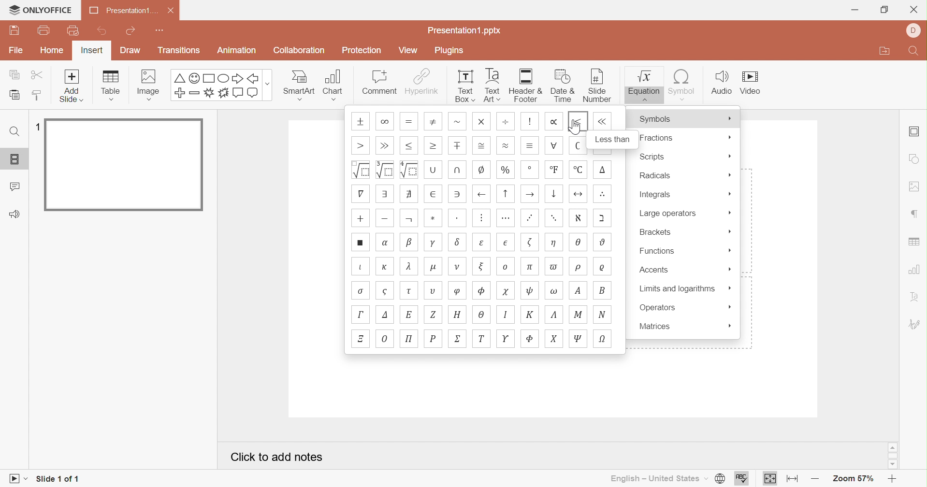 The width and height of the screenshot is (927, 487). What do you see at coordinates (684, 117) in the screenshot?
I see `Symbols` at bounding box center [684, 117].